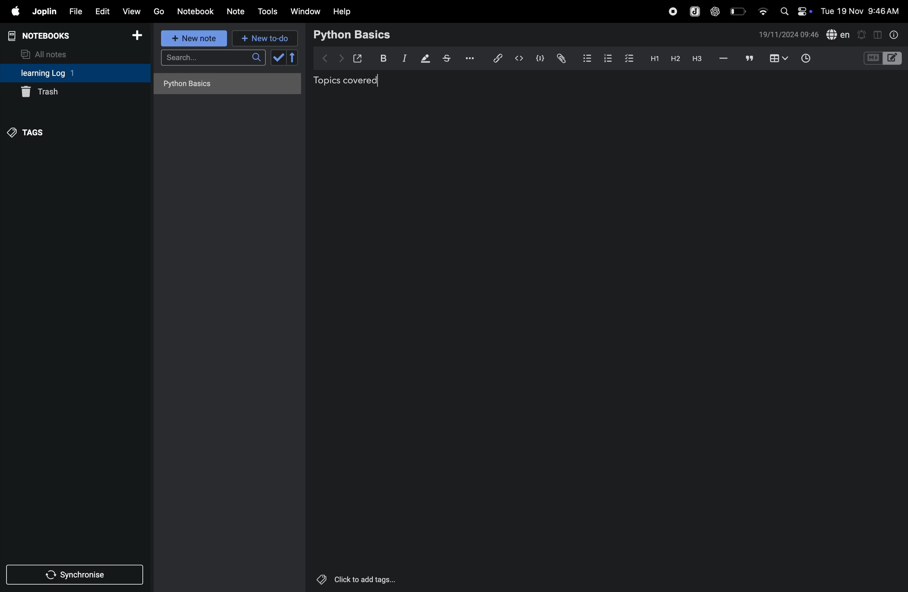  Describe the element at coordinates (777, 59) in the screenshot. I see `add table` at that location.